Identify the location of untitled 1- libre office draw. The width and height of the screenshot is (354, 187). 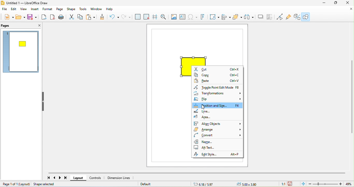
(31, 3).